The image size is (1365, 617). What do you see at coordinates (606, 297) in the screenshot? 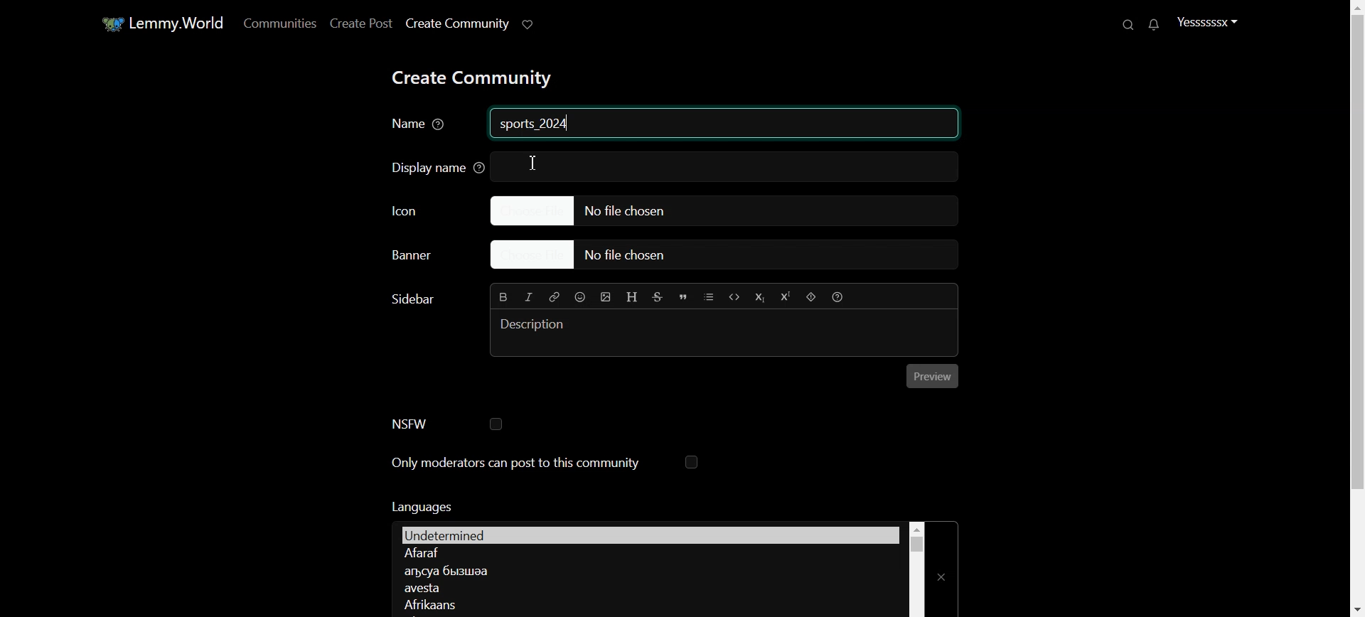
I see `Insert Picture` at bounding box center [606, 297].